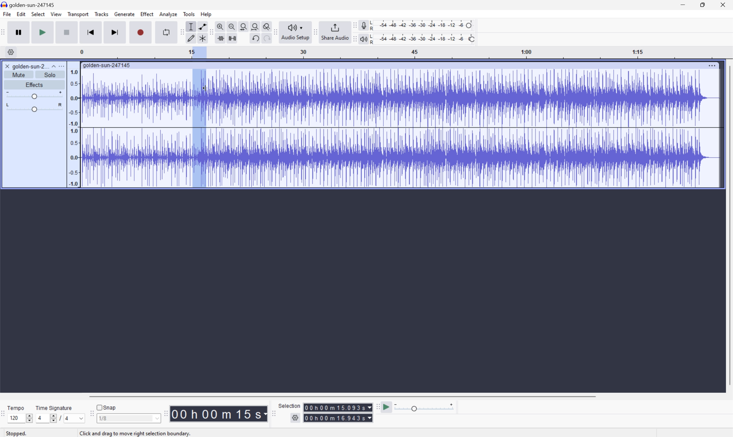  I want to click on Slider, so click(33, 95).